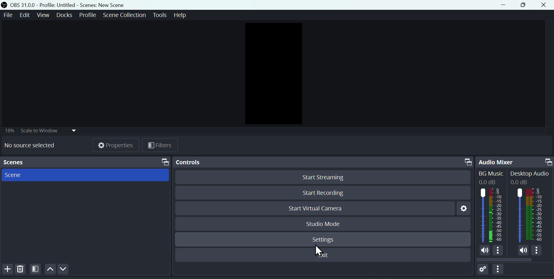 The height and width of the screenshot is (279, 554). I want to click on Settings, so click(323, 240).